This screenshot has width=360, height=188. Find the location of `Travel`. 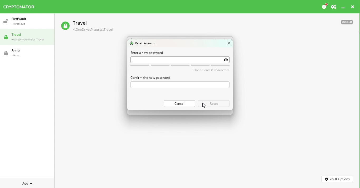

Travel is located at coordinates (29, 38).